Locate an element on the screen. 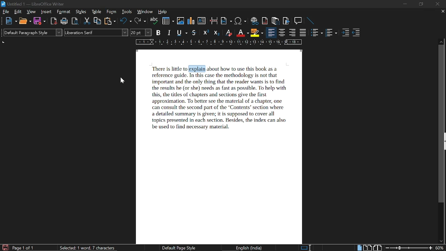  subscript is located at coordinates (216, 33).